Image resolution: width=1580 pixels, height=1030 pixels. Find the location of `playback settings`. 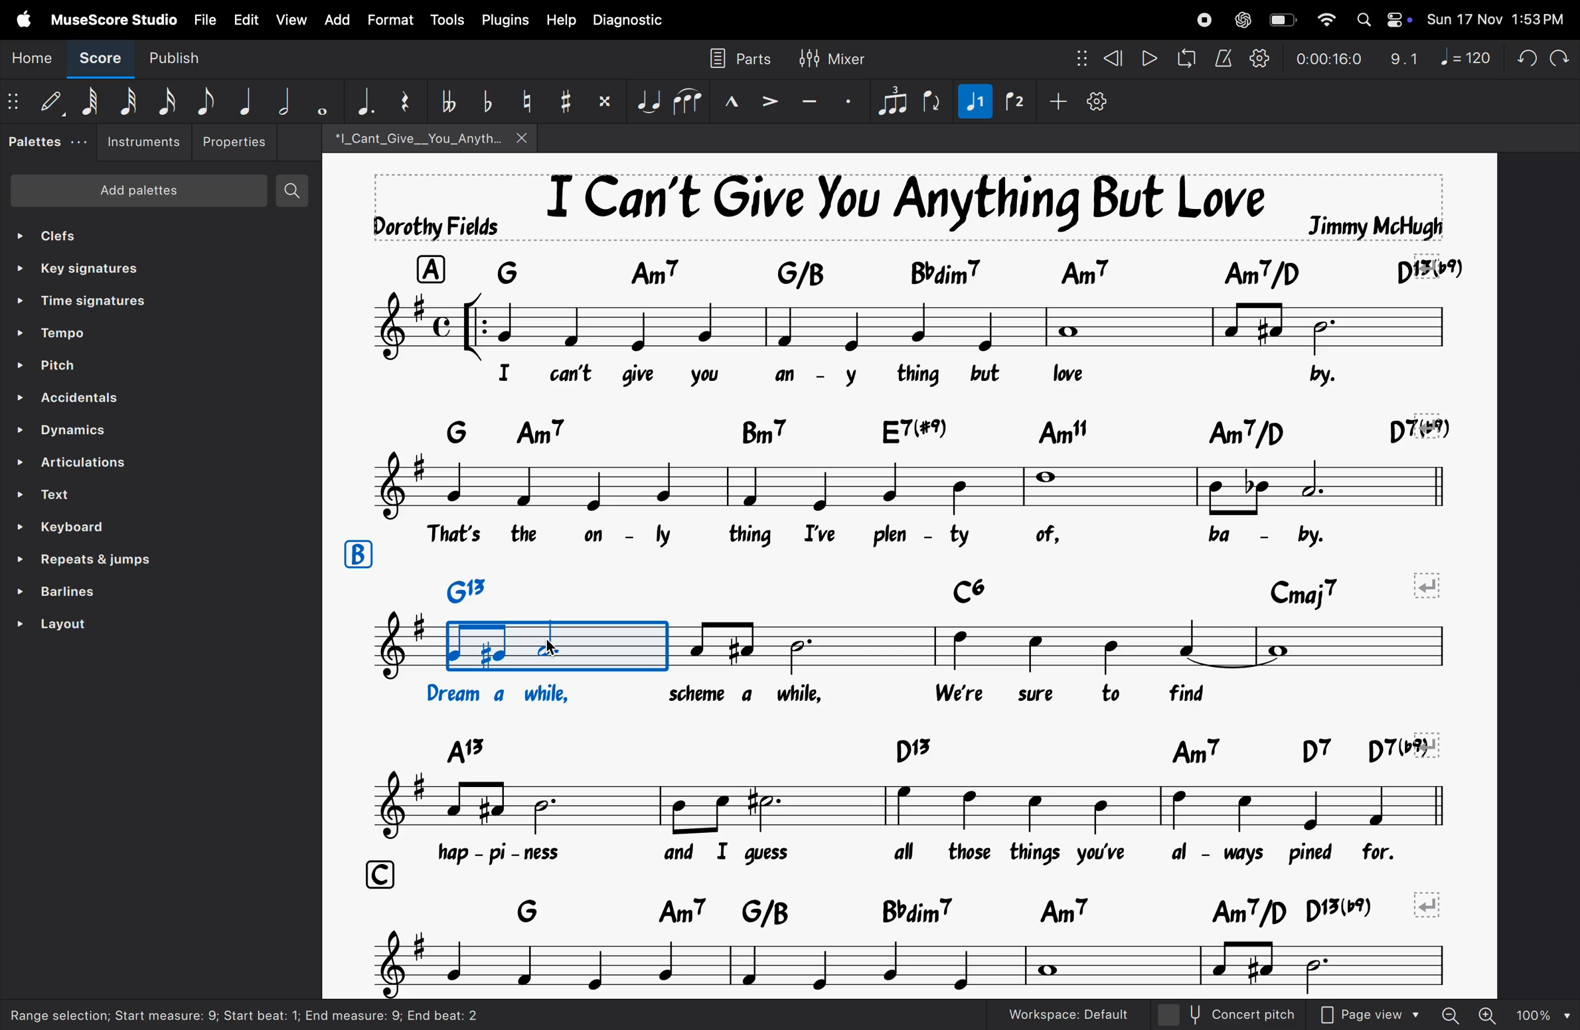

playback settings is located at coordinates (1259, 55).